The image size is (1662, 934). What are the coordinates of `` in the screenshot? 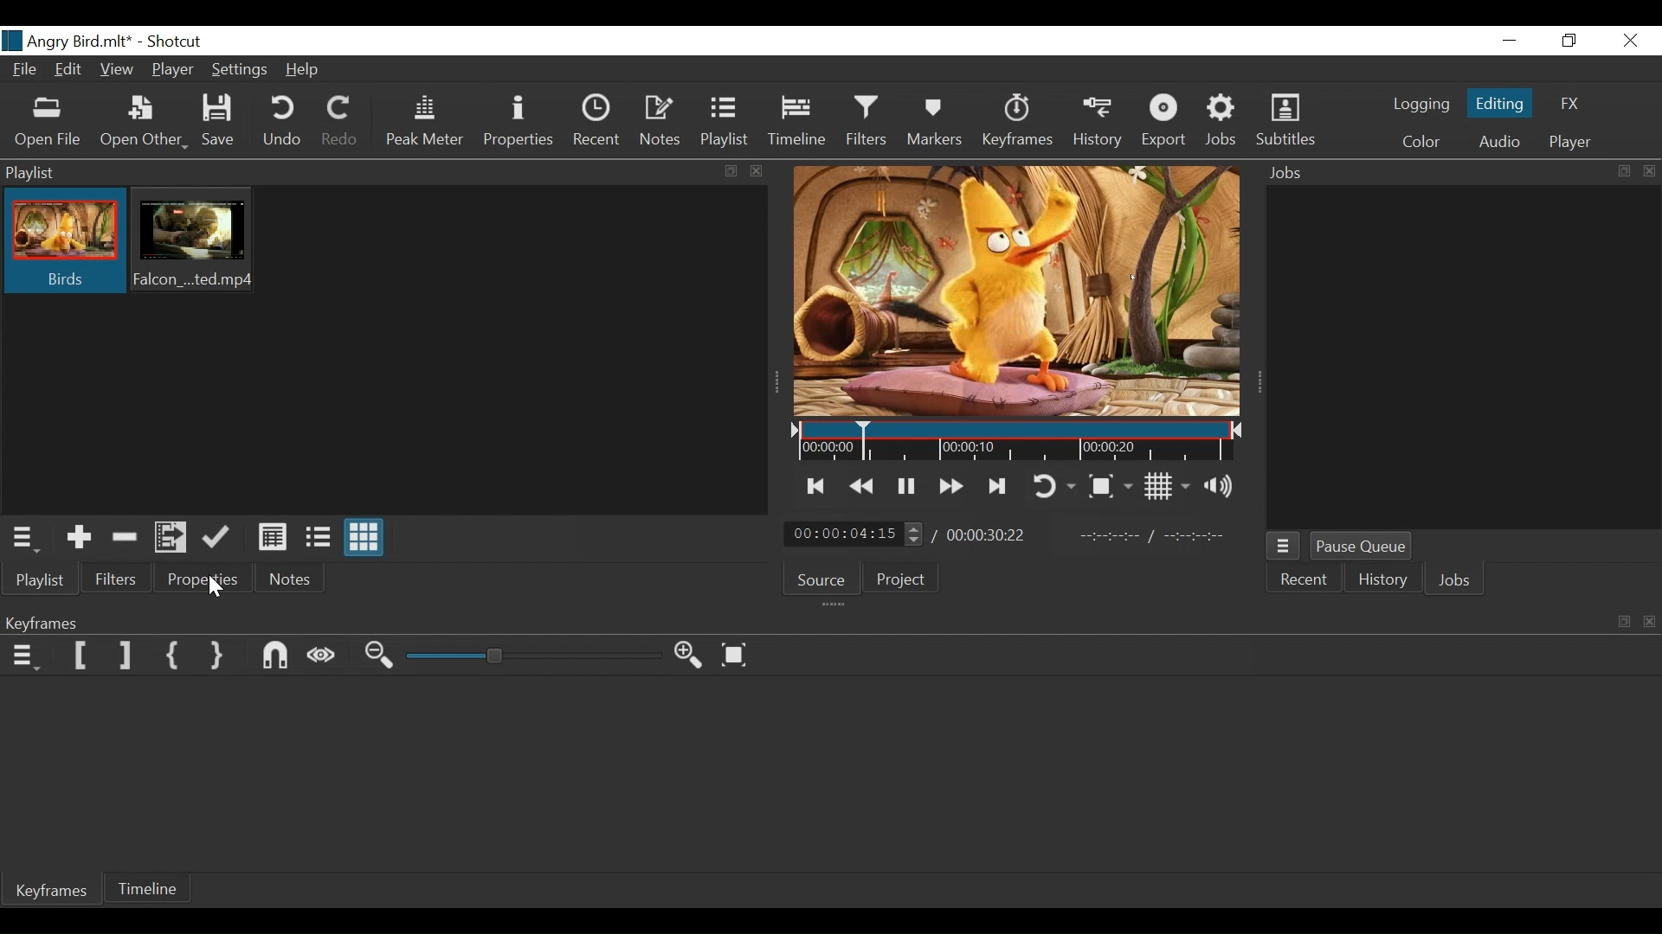 It's located at (816, 577).